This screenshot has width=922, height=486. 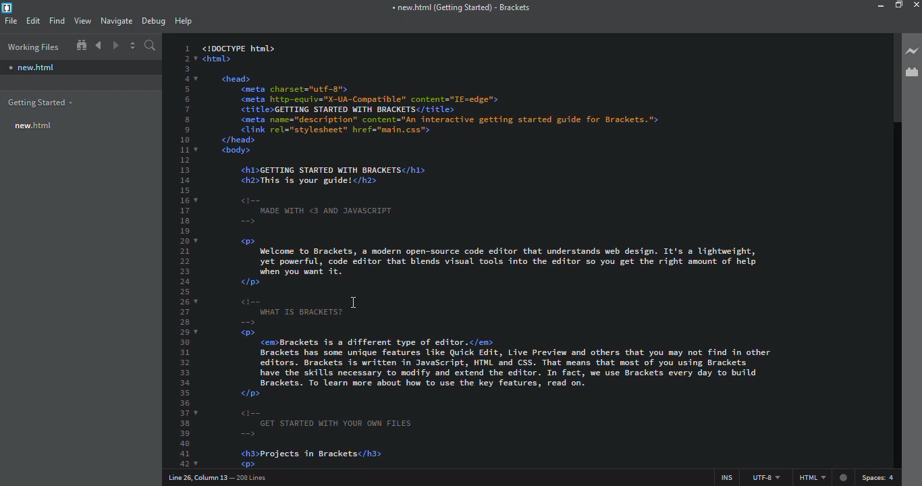 I want to click on debug, so click(x=154, y=21).